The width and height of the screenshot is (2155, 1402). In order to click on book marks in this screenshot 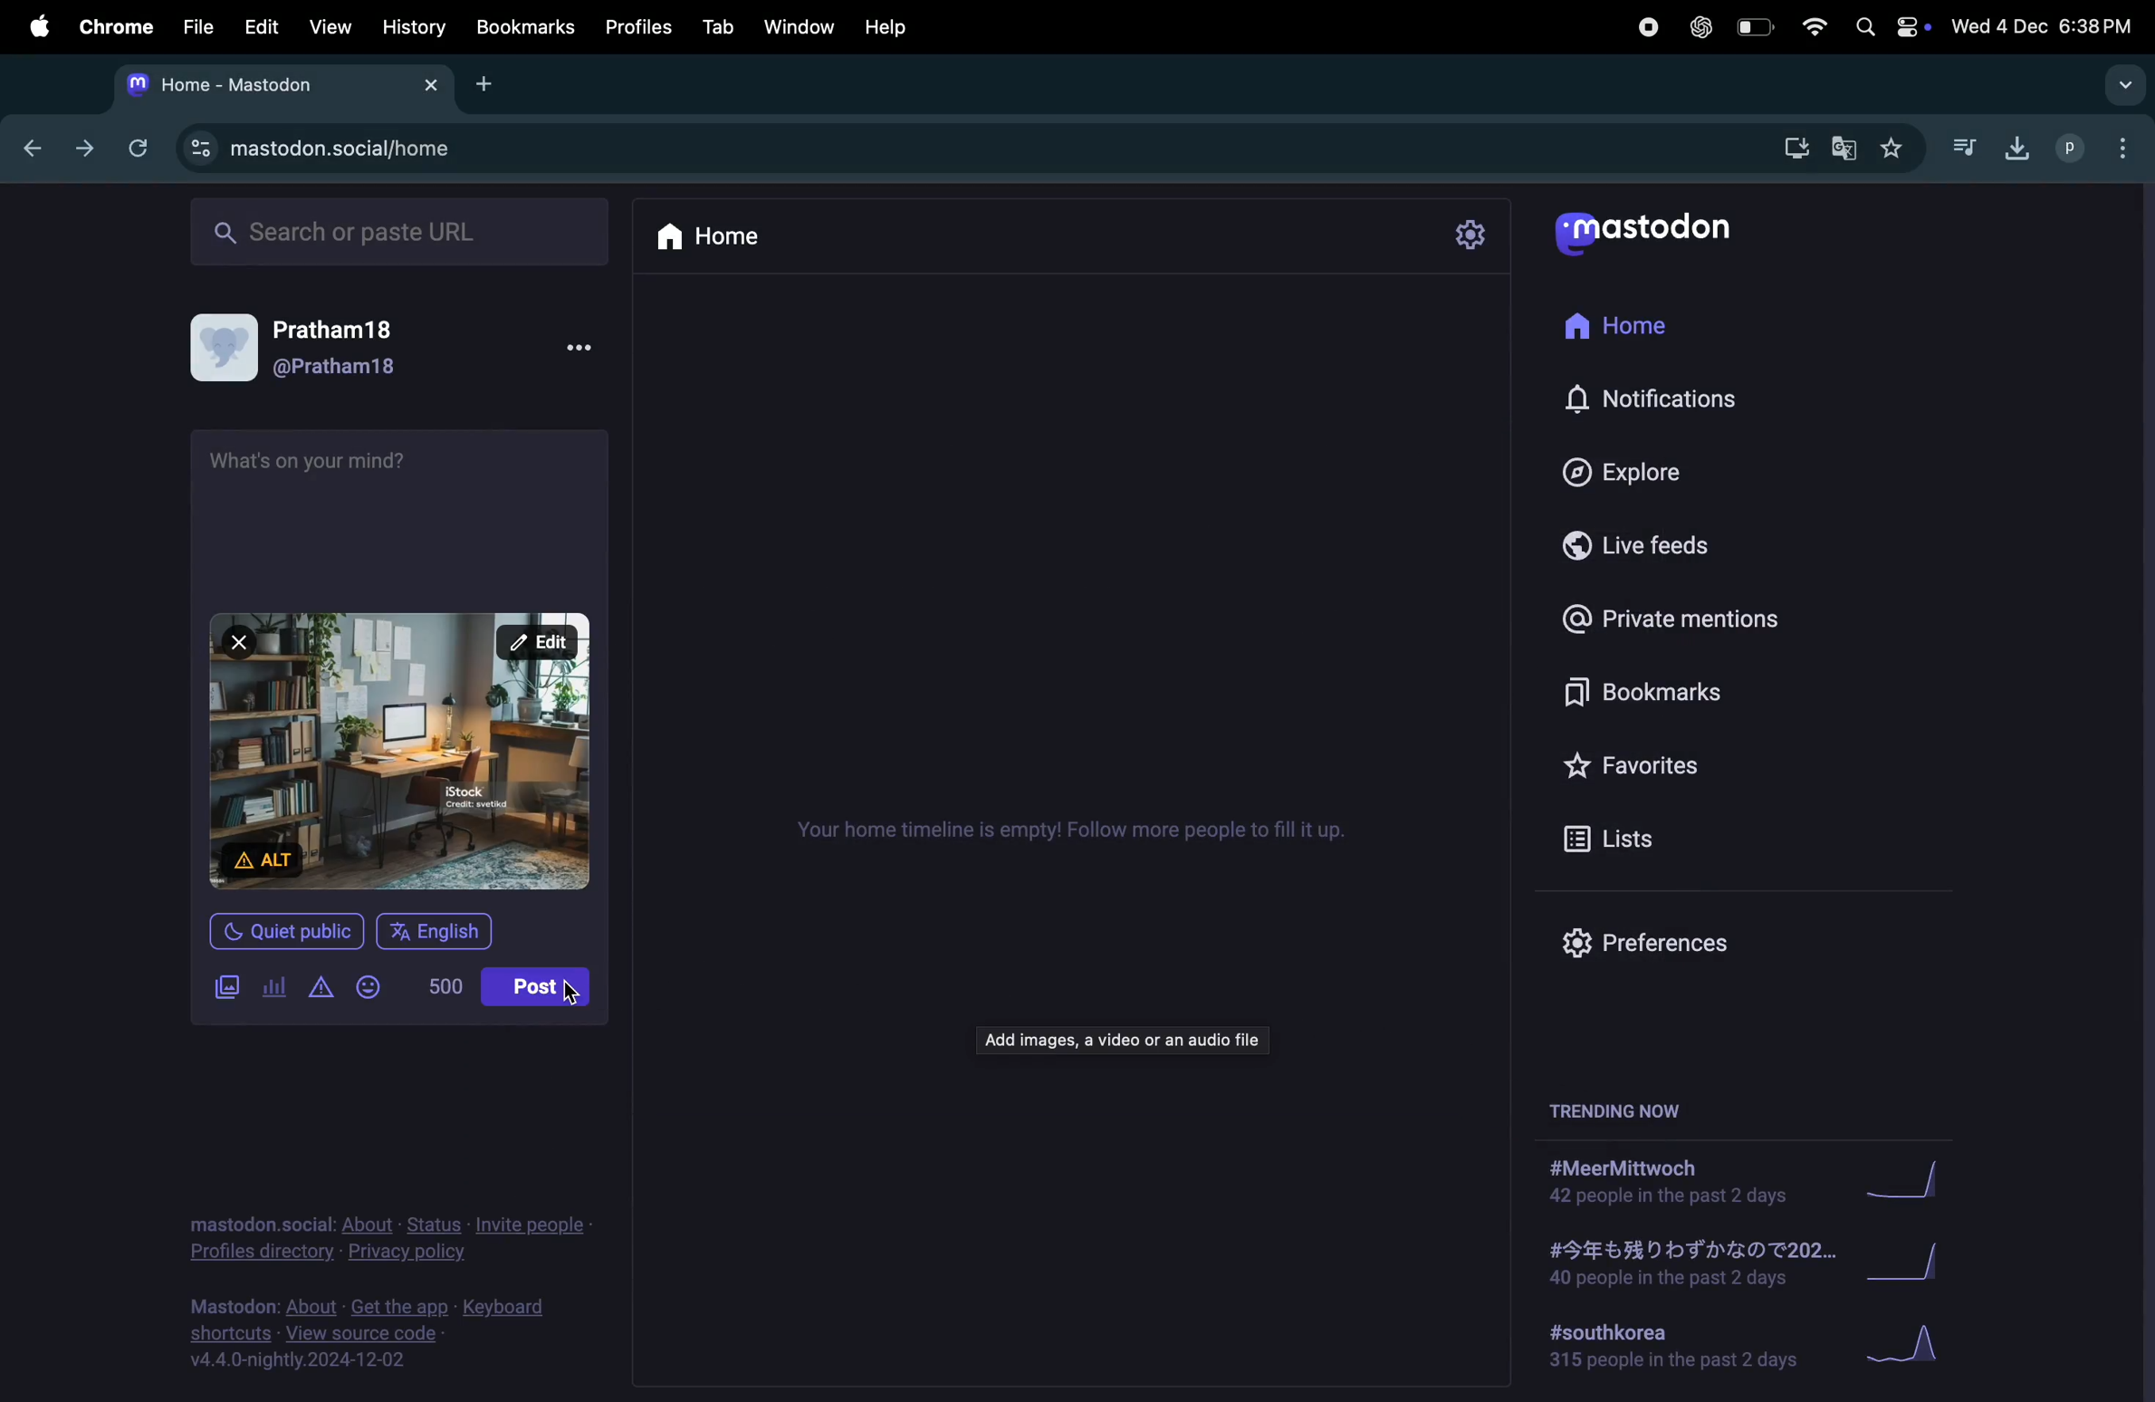, I will do `click(522, 26)`.